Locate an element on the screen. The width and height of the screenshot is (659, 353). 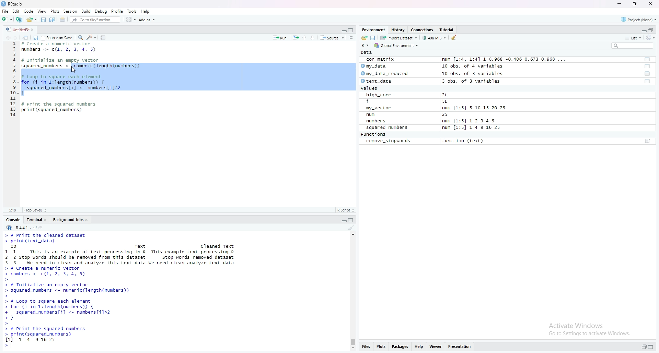
Create a Project is located at coordinates (19, 19).